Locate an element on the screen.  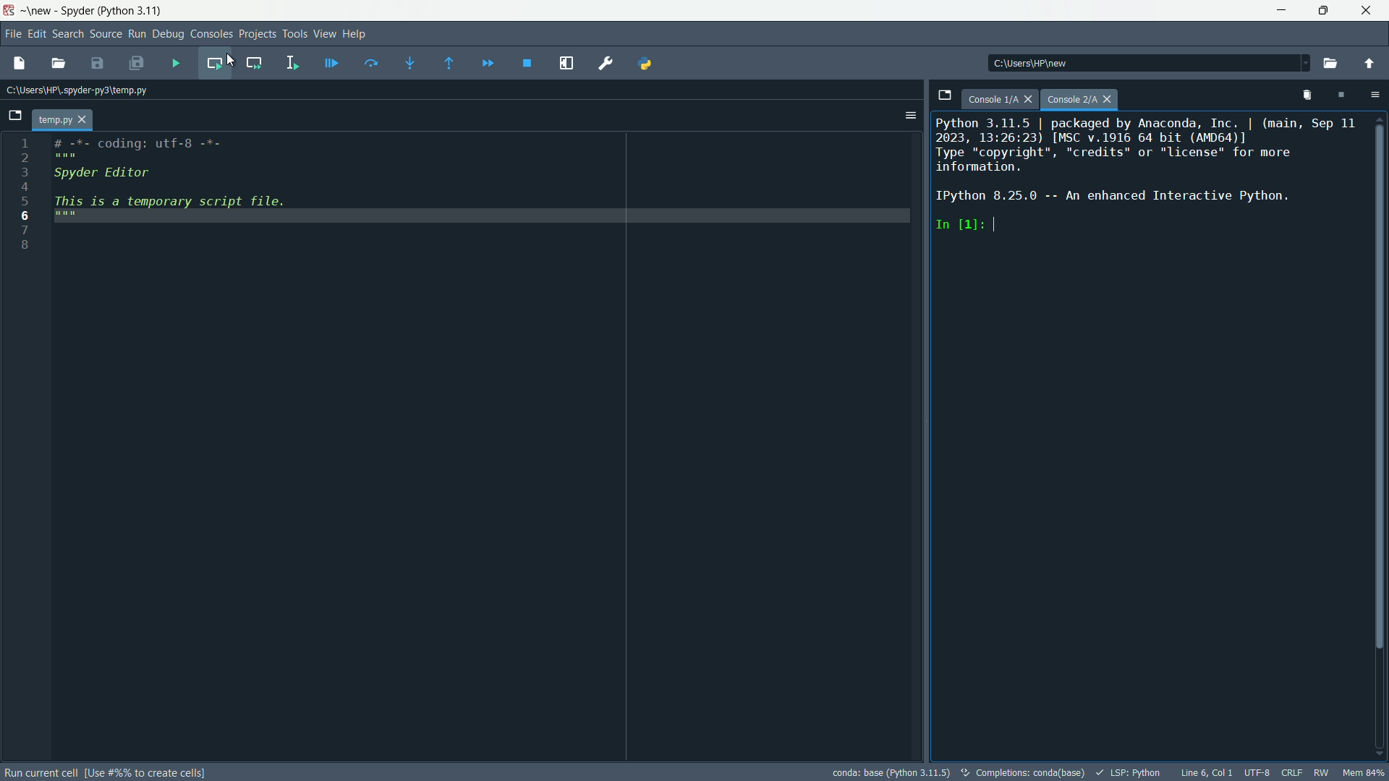
rw is located at coordinates (1322, 770).